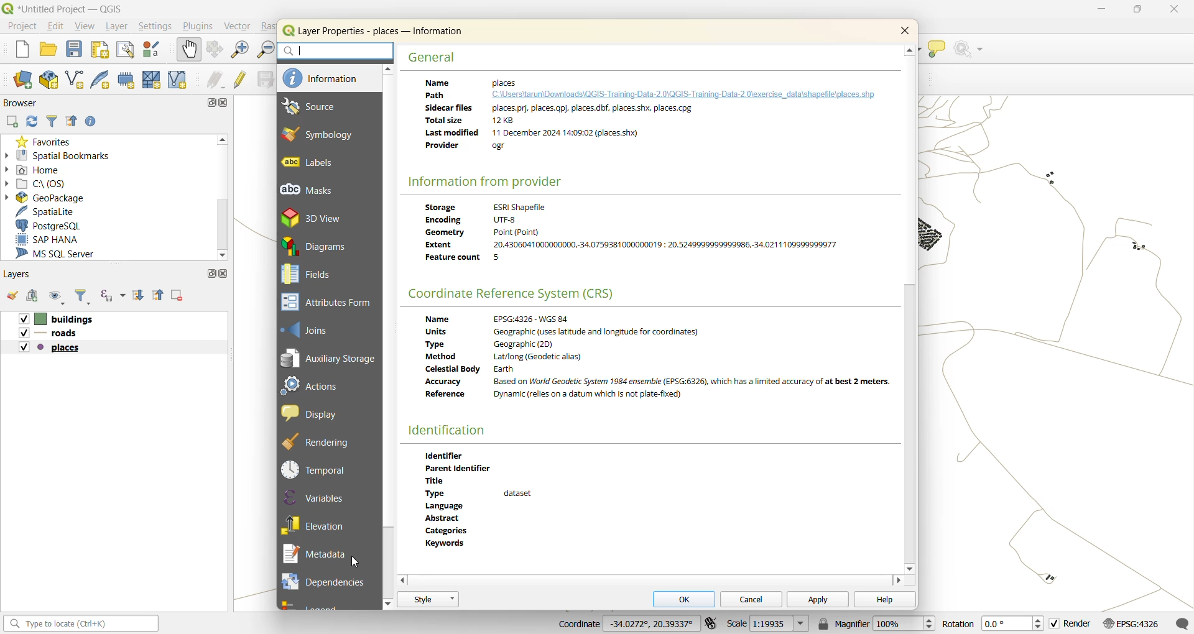 This screenshot has width=1194, height=634. What do you see at coordinates (709, 623) in the screenshot?
I see `toggle extensions` at bounding box center [709, 623].